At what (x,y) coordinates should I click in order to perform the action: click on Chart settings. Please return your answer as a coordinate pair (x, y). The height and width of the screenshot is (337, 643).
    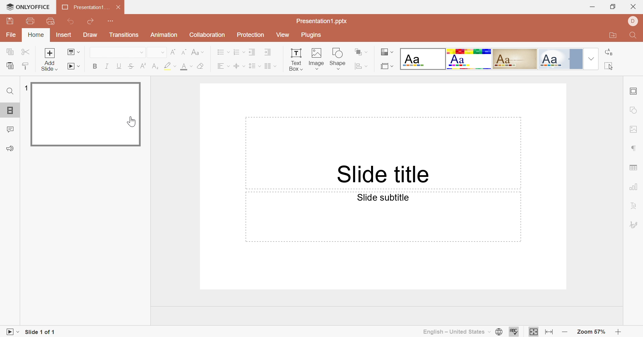
    Looking at the image, I should click on (634, 187).